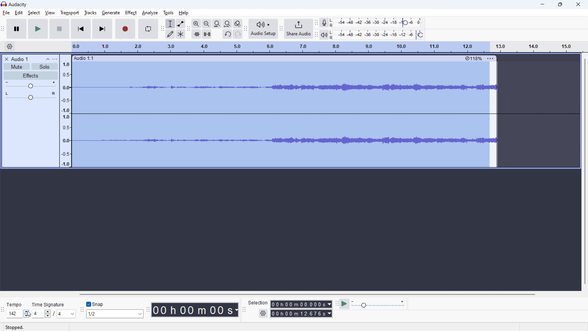  What do you see at coordinates (491, 59) in the screenshot?
I see `More options` at bounding box center [491, 59].